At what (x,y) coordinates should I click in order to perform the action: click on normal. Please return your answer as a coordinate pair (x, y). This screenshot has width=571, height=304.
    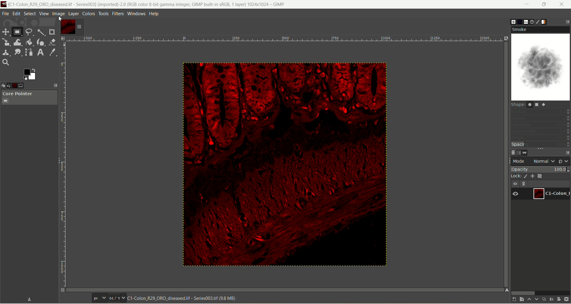
    Looking at the image, I should click on (543, 161).